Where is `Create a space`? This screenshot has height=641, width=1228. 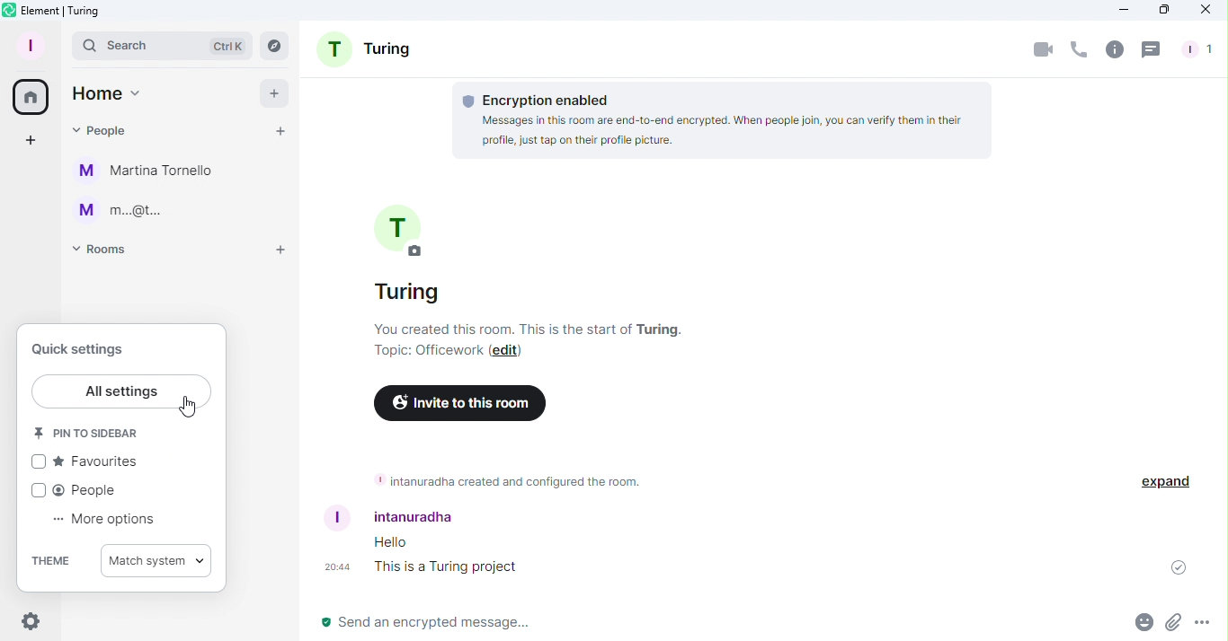 Create a space is located at coordinates (30, 141).